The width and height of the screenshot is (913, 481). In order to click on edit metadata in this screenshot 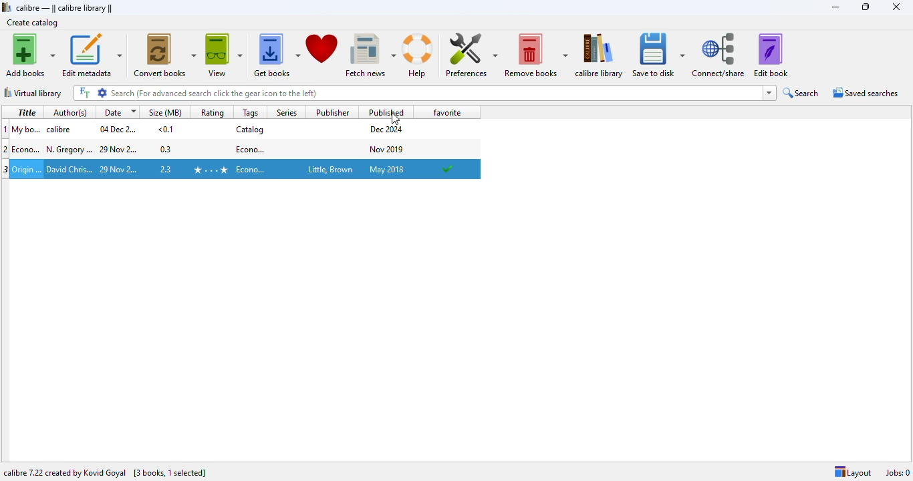, I will do `click(93, 56)`.